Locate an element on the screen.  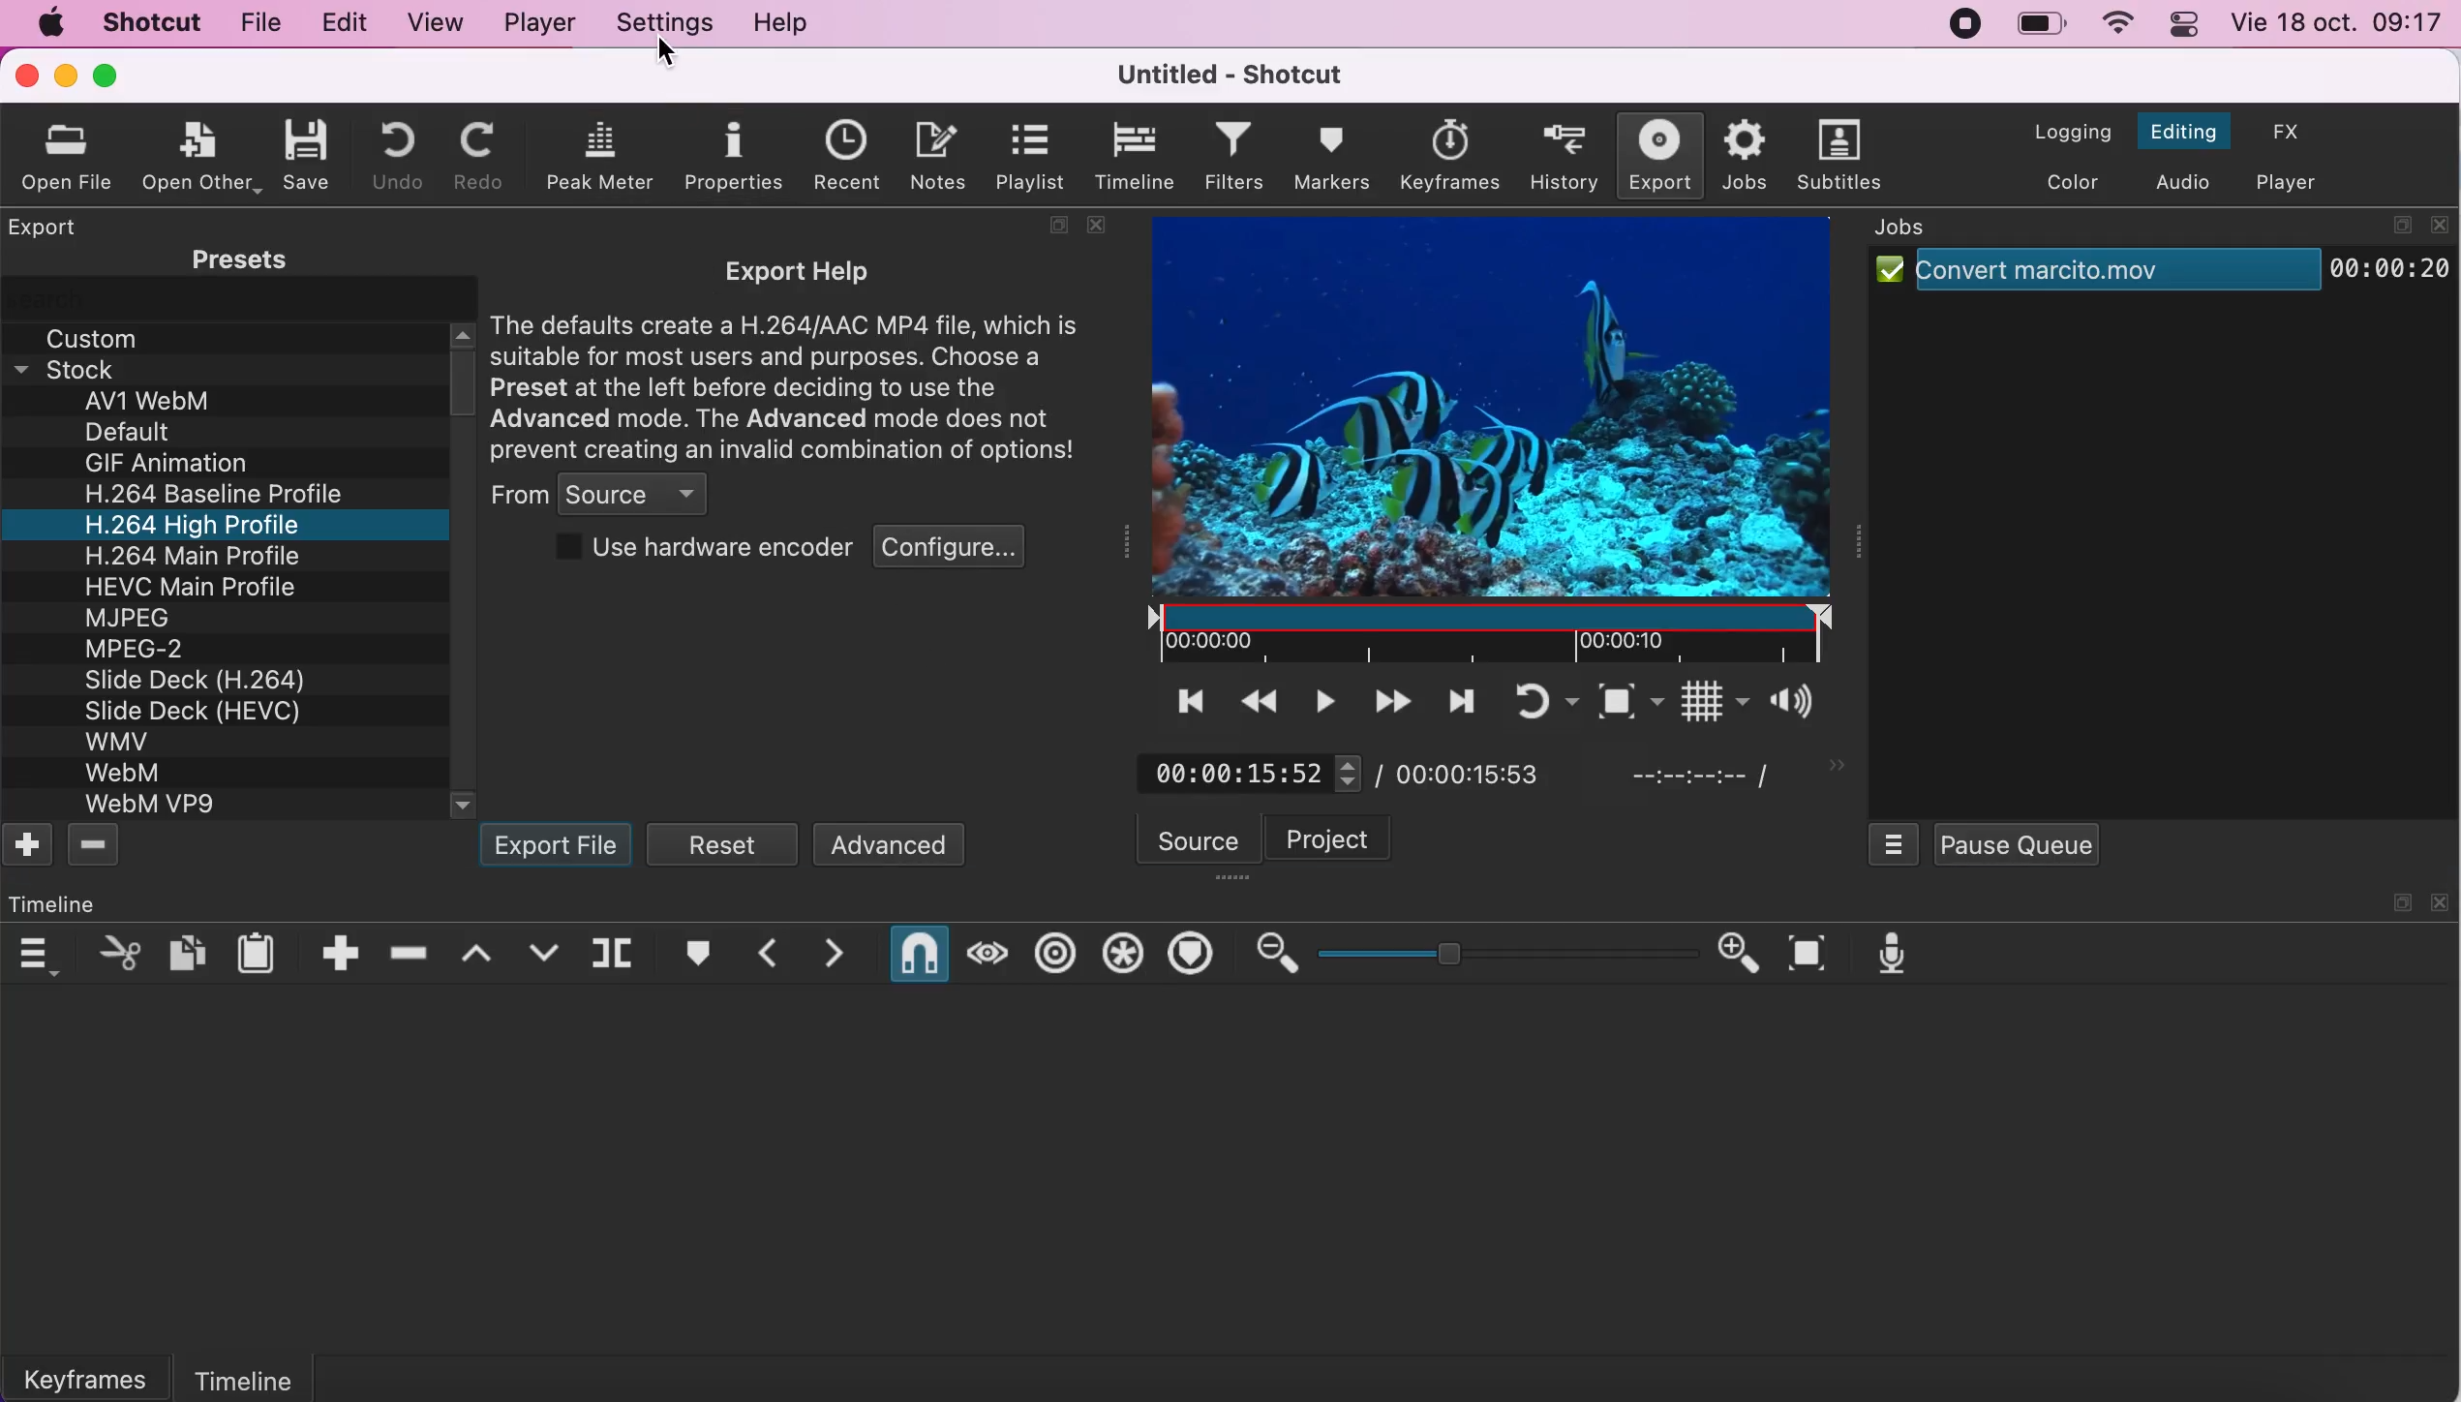
cut is located at coordinates (112, 954).